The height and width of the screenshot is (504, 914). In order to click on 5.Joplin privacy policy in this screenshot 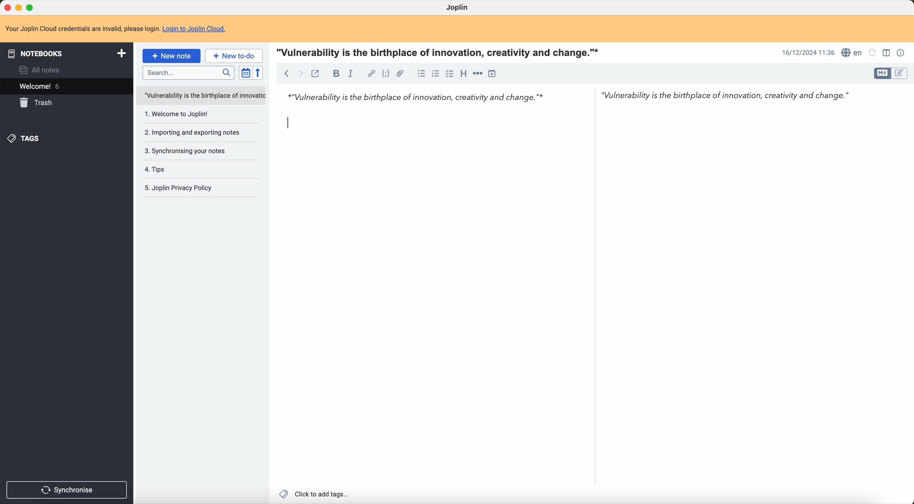, I will do `click(182, 188)`.